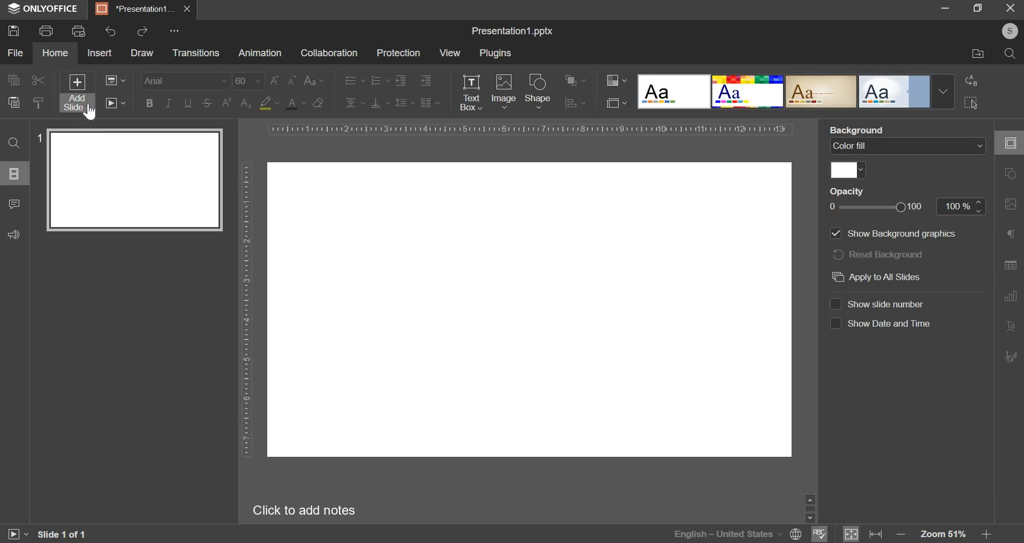  I want to click on change layout, so click(115, 80).